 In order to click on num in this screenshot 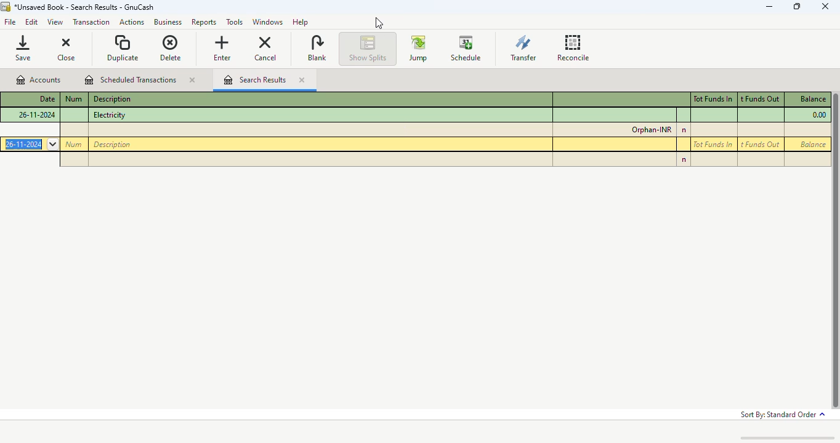, I will do `click(74, 144)`.